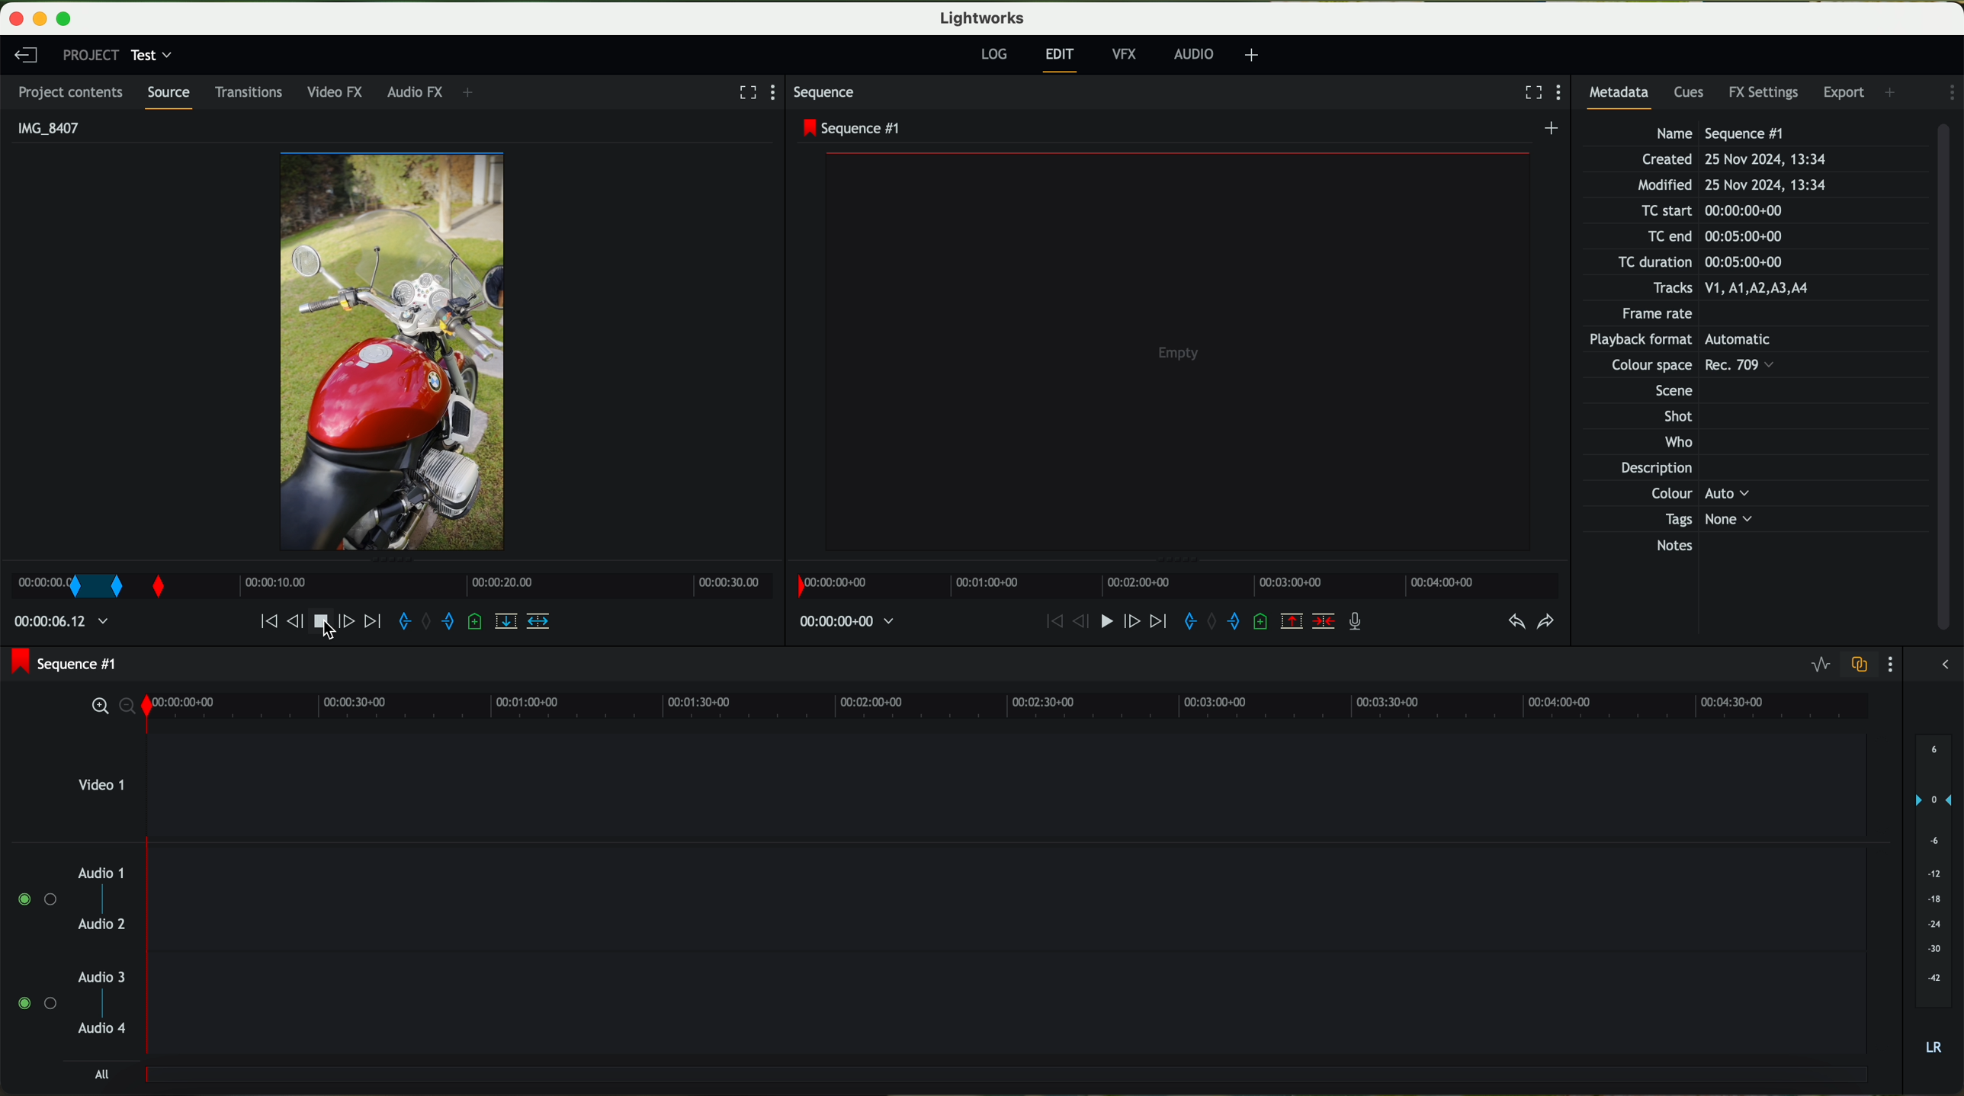 This screenshot has width=1964, height=1096. Describe the element at coordinates (93, 707) in the screenshot. I see `zoom in` at that location.